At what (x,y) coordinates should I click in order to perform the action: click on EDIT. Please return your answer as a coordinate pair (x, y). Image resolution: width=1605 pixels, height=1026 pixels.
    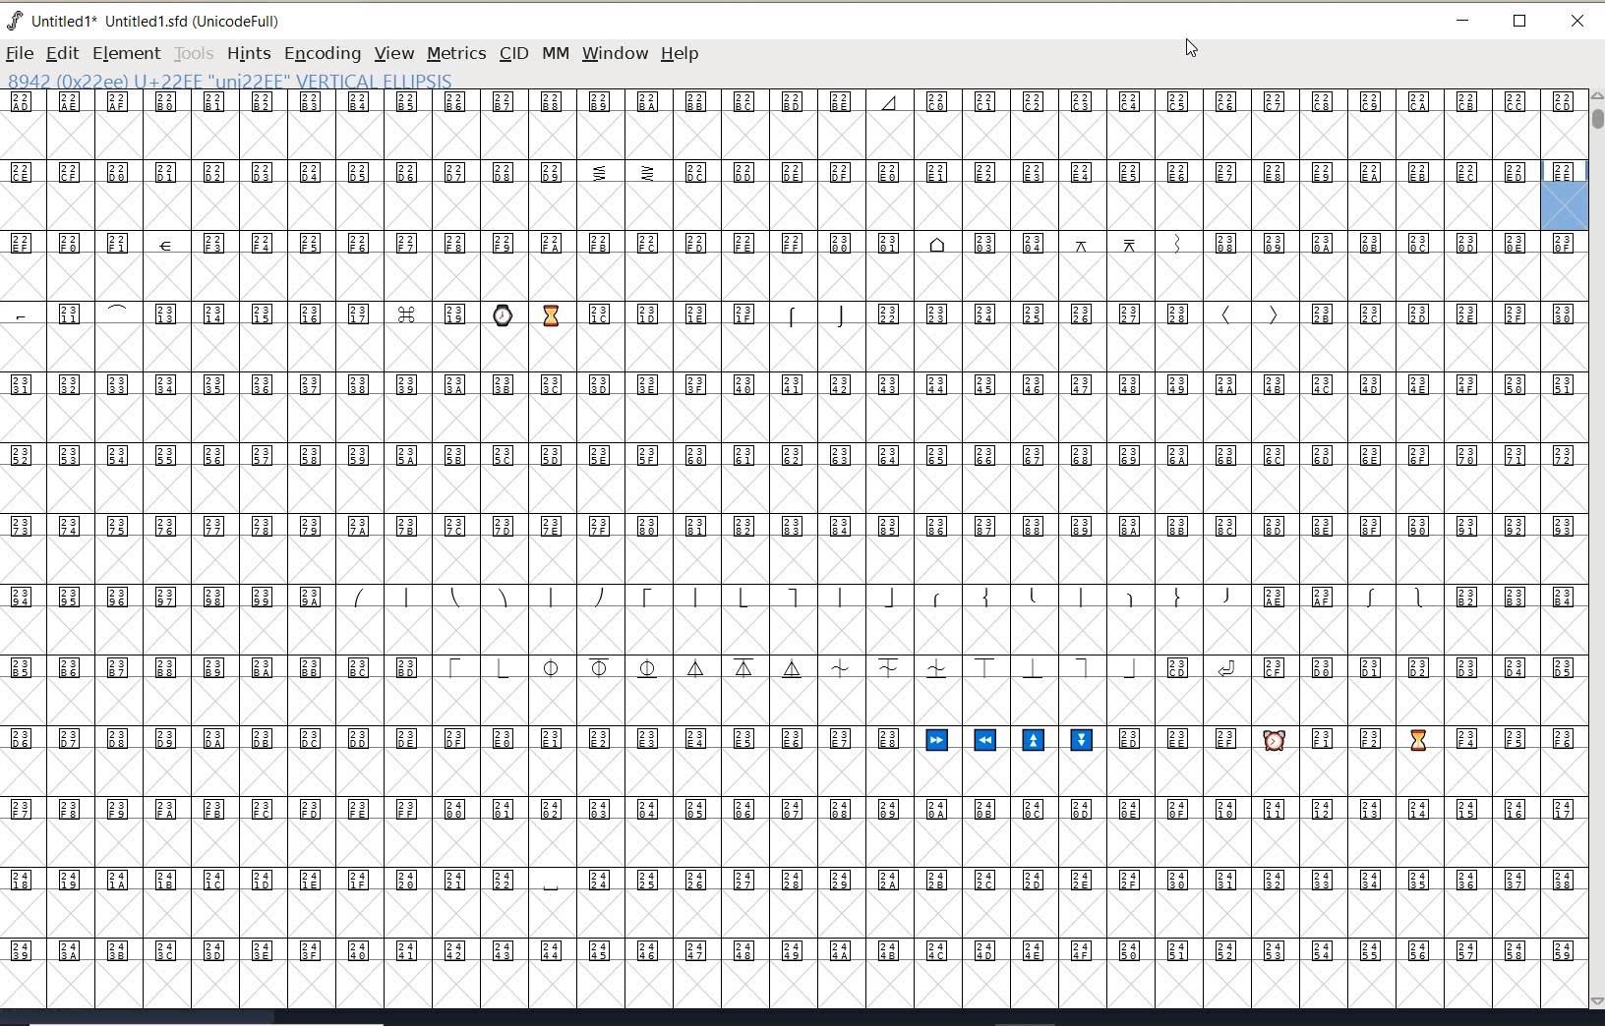
    Looking at the image, I should click on (62, 53).